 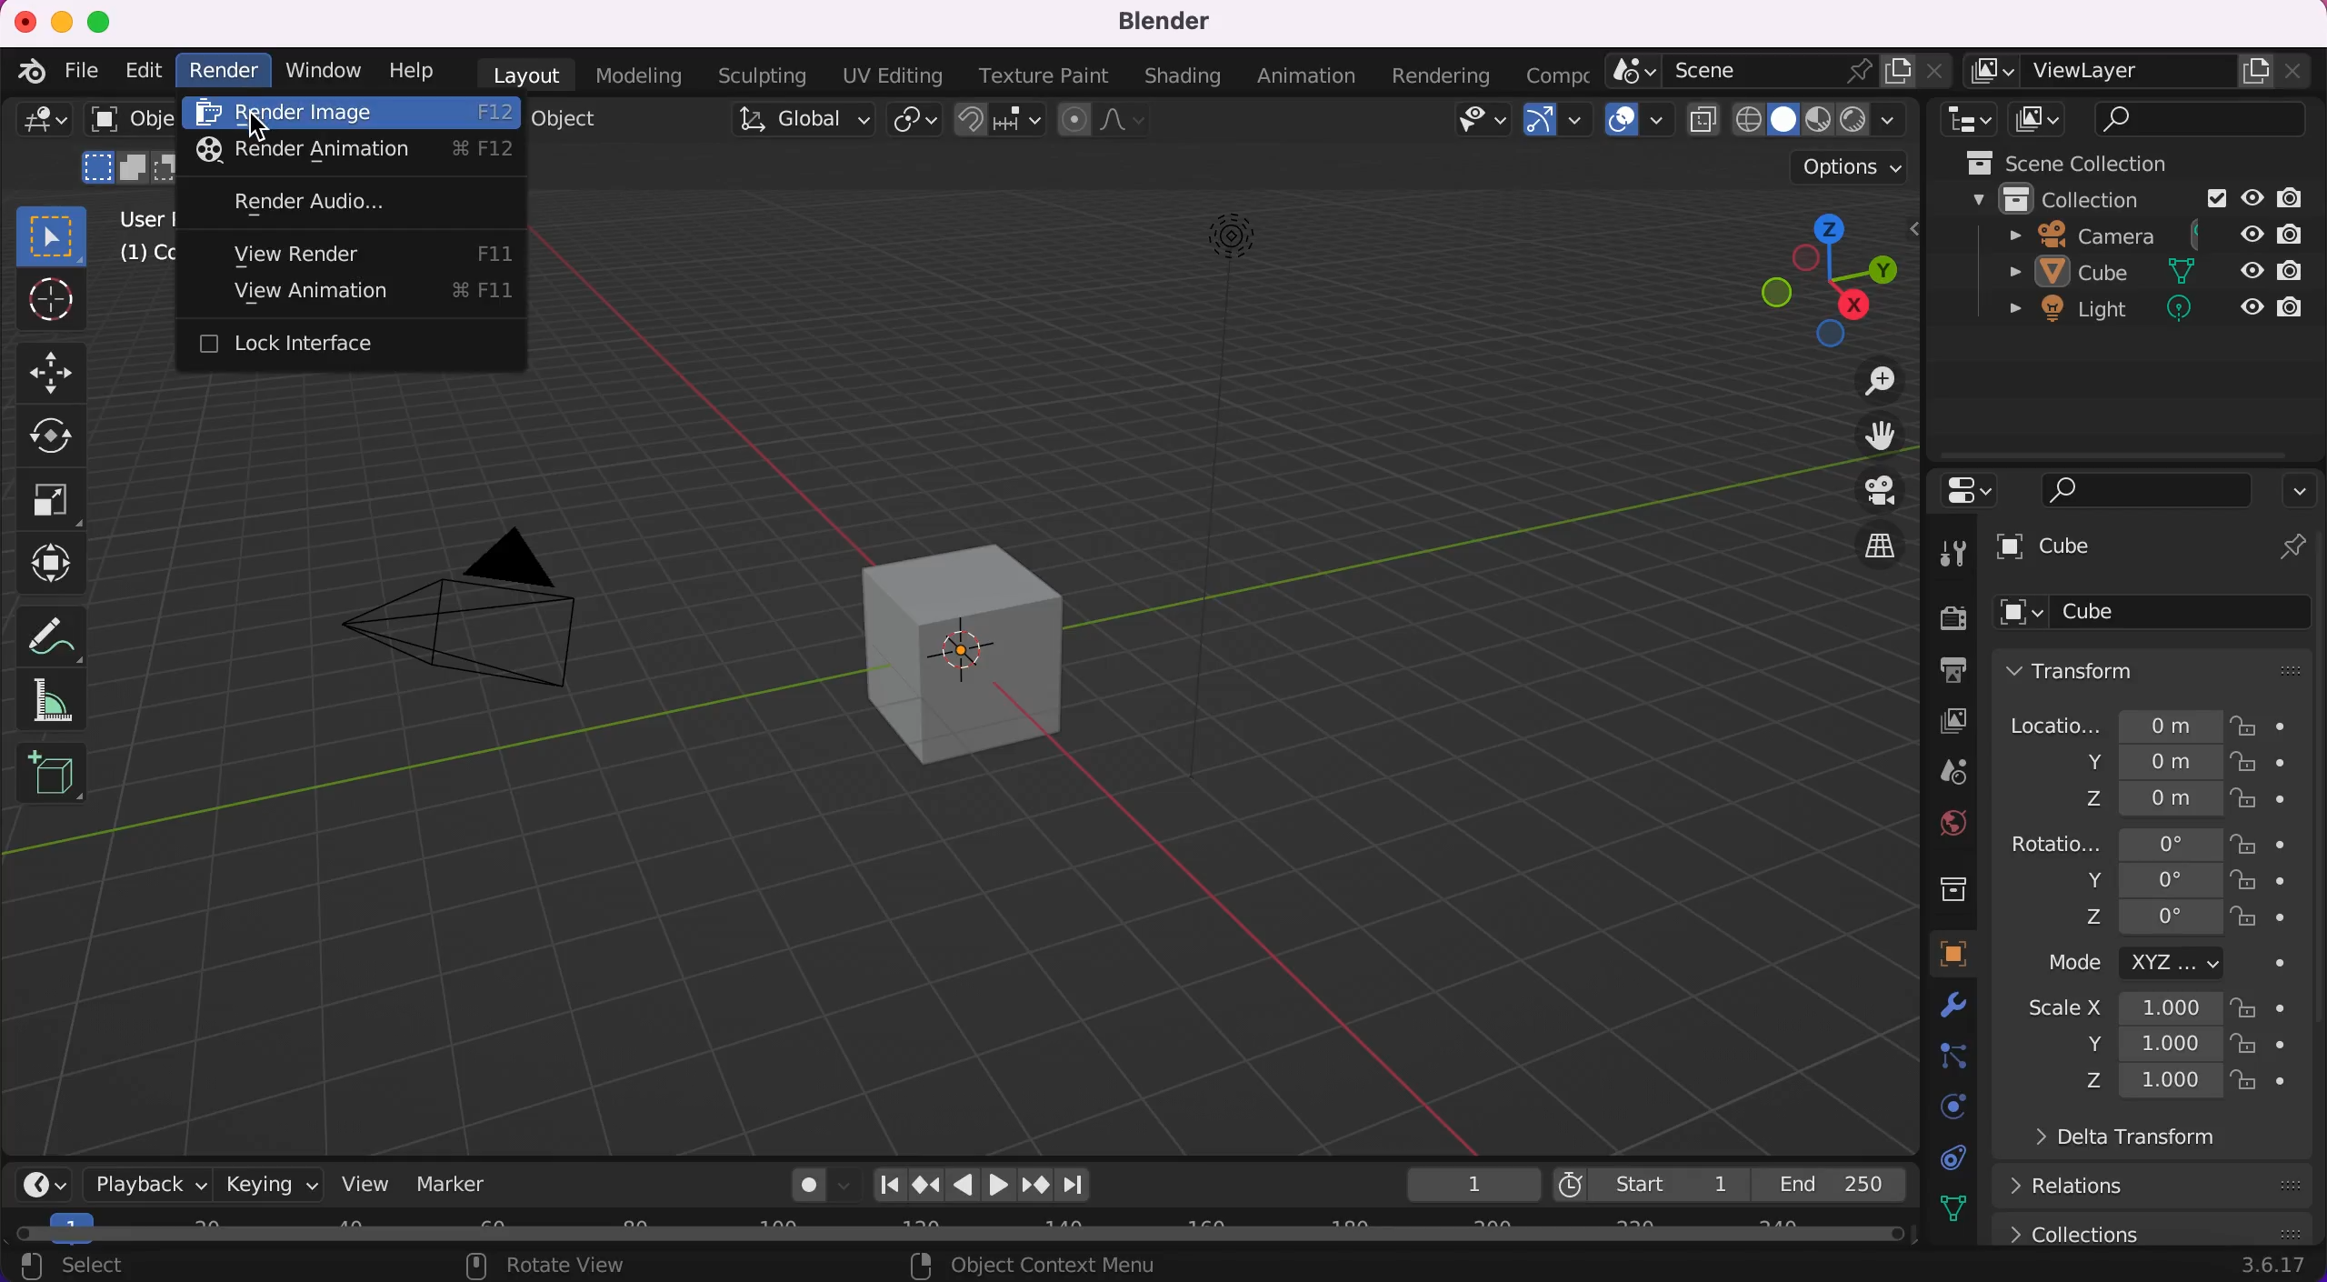 What do you see at coordinates (2300, 198) in the screenshot?
I see `disable in render` at bounding box center [2300, 198].